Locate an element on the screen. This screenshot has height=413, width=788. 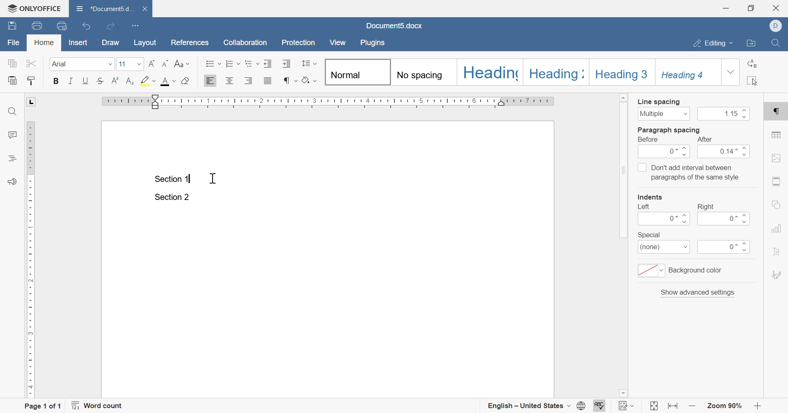
header & footer settings is located at coordinates (777, 182).